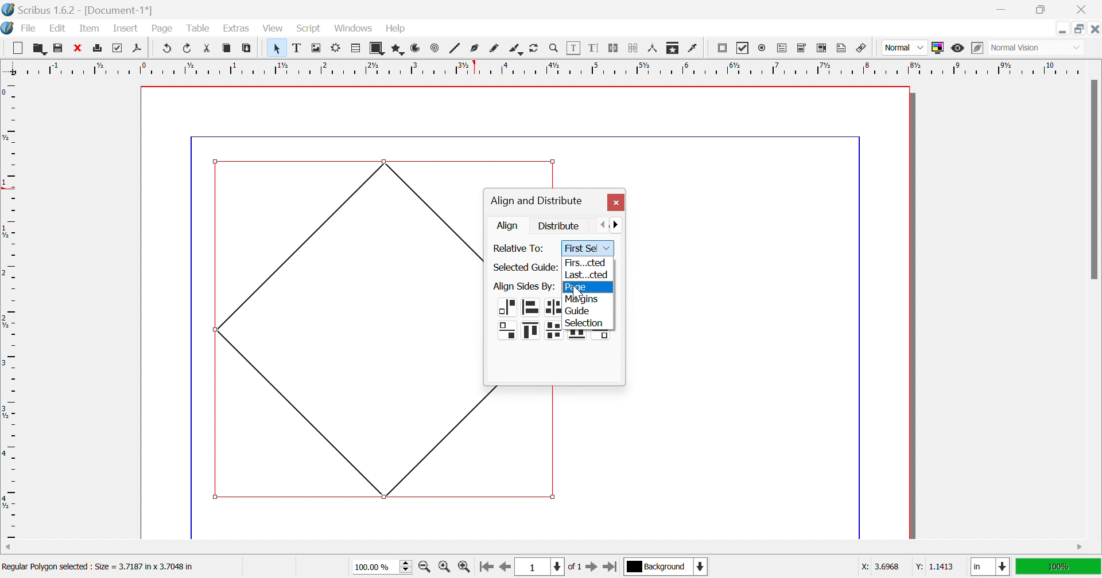 This screenshot has width=1102, height=578. What do you see at coordinates (503, 571) in the screenshot?
I see `Go to the previous page` at bounding box center [503, 571].